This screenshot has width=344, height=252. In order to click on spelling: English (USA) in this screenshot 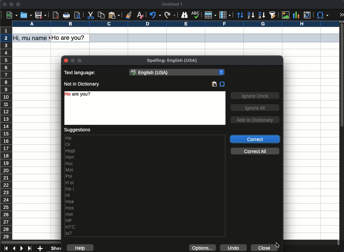, I will do `click(171, 61)`.